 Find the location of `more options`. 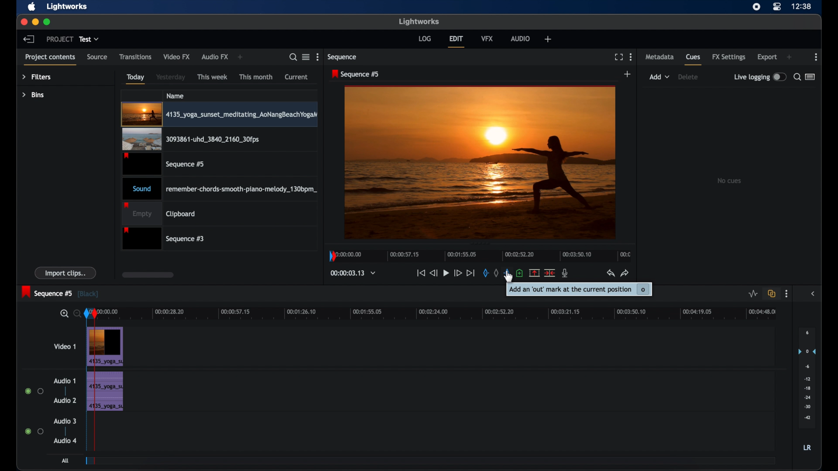

more options is located at coordinates (631, 57).